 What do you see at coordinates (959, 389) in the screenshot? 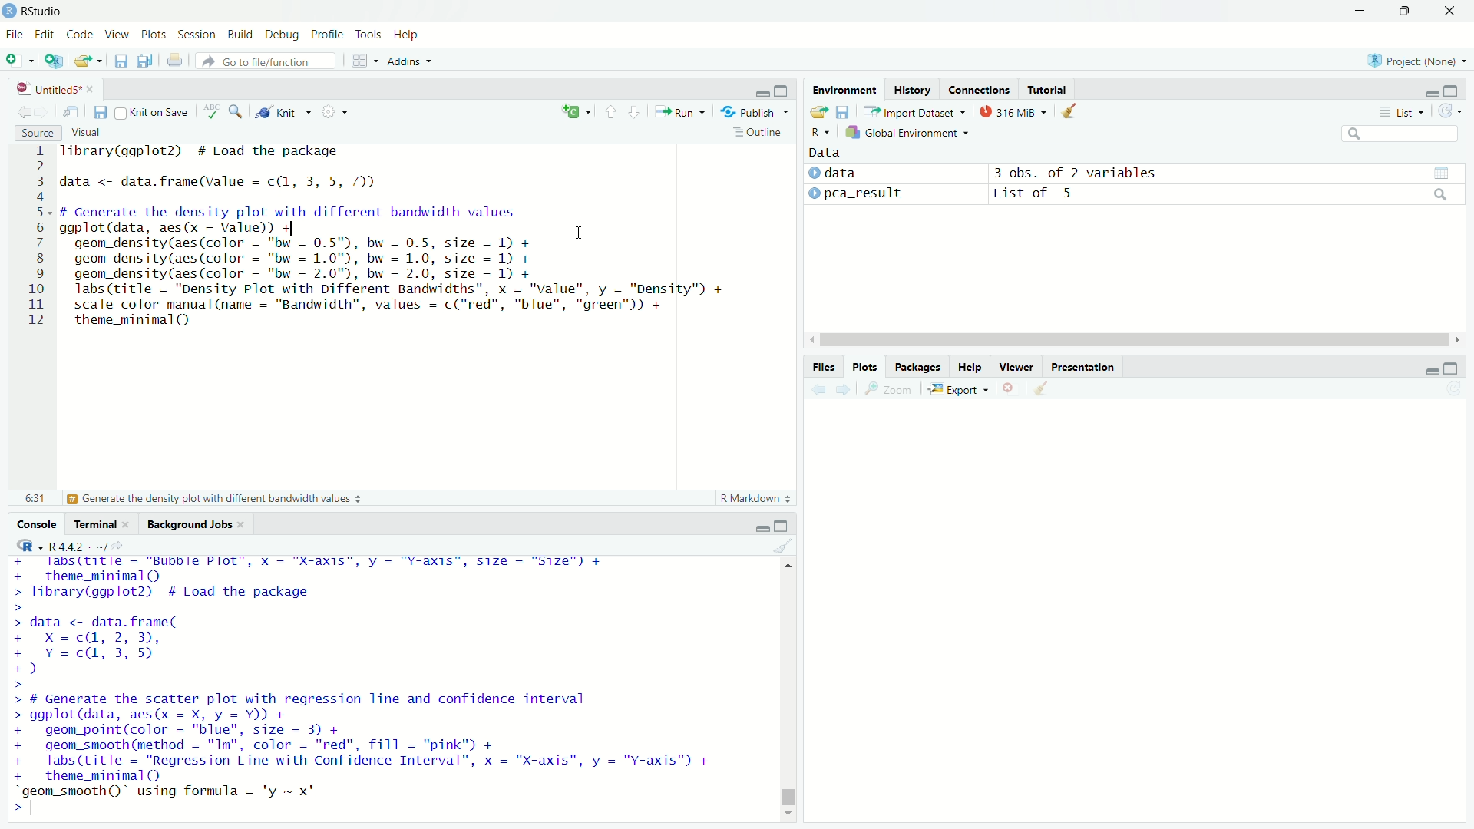
I see `Export` at bounding box center [959, 389].